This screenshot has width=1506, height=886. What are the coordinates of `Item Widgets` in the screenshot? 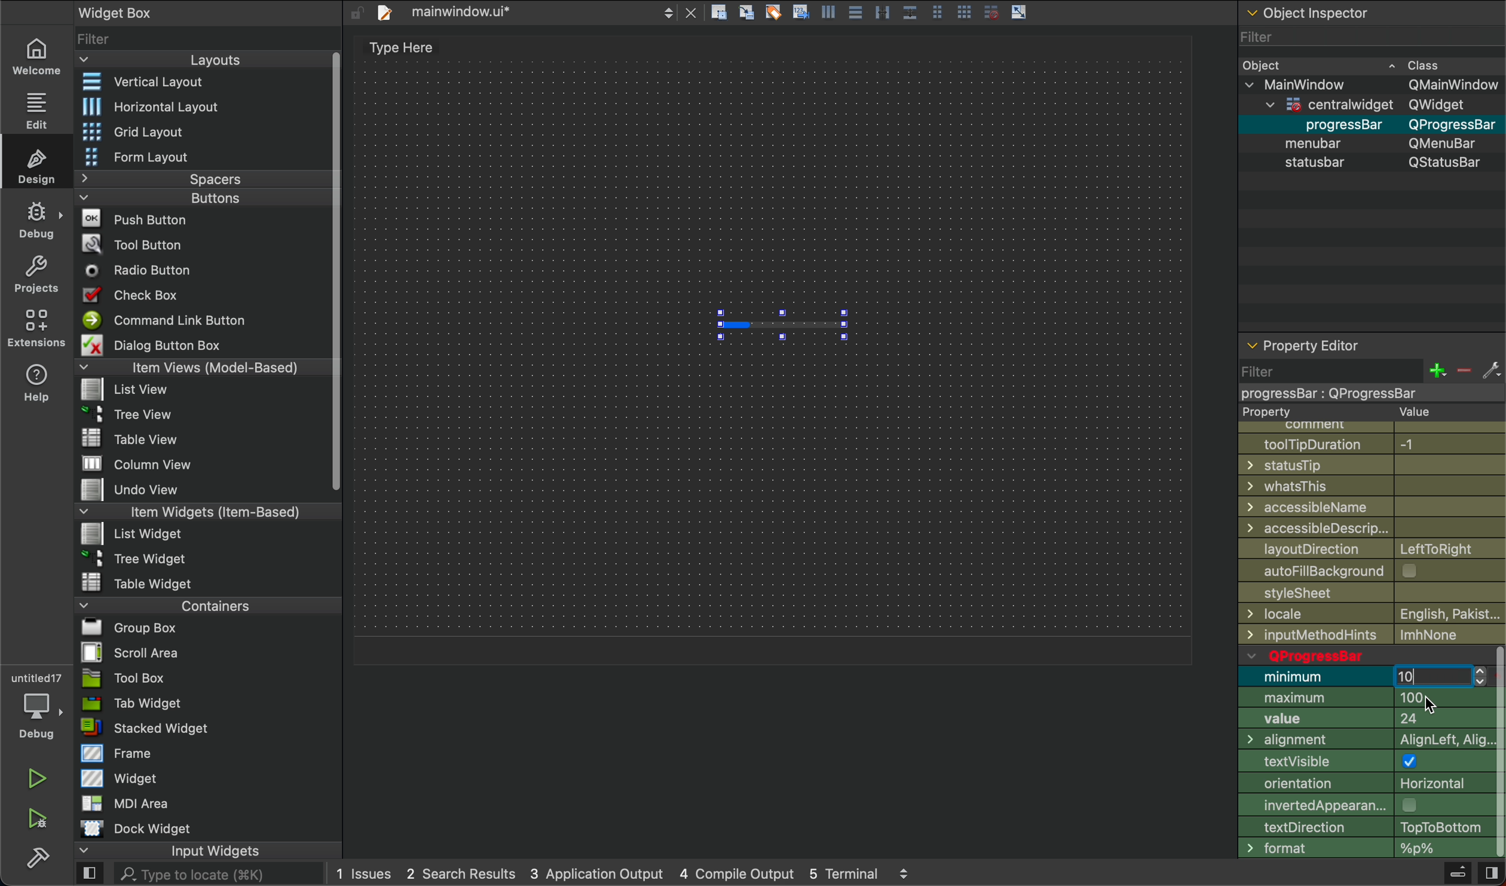 It's located at (188, 511).